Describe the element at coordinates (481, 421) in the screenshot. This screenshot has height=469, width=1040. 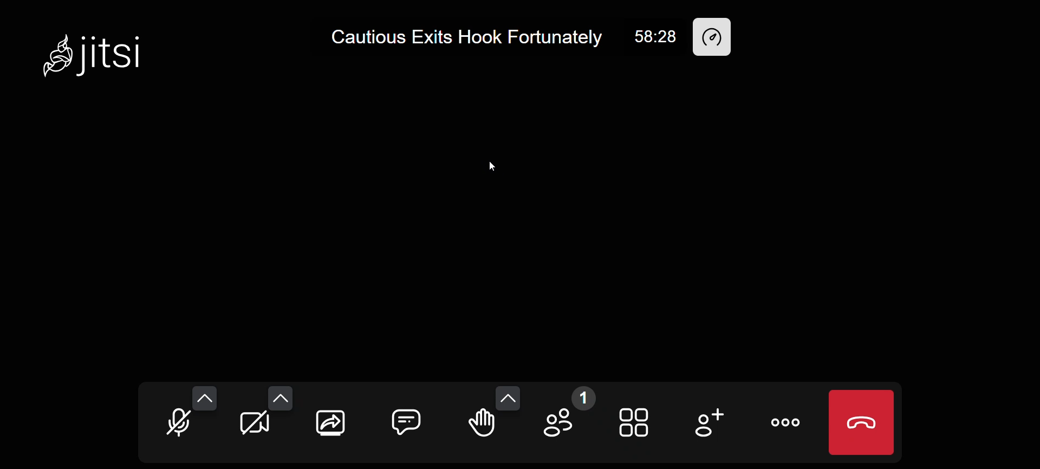
I see `raise hand` at that location.